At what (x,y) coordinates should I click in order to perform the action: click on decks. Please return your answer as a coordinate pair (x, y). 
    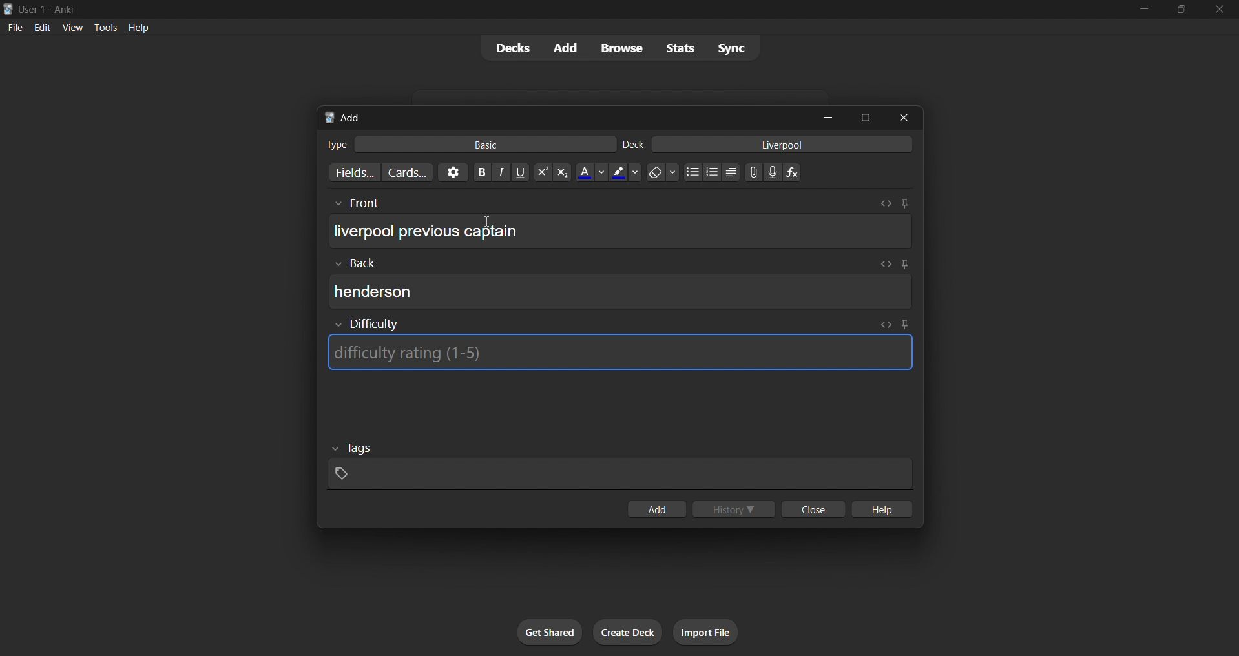
    Looking at the image, I should click on (507, 50).